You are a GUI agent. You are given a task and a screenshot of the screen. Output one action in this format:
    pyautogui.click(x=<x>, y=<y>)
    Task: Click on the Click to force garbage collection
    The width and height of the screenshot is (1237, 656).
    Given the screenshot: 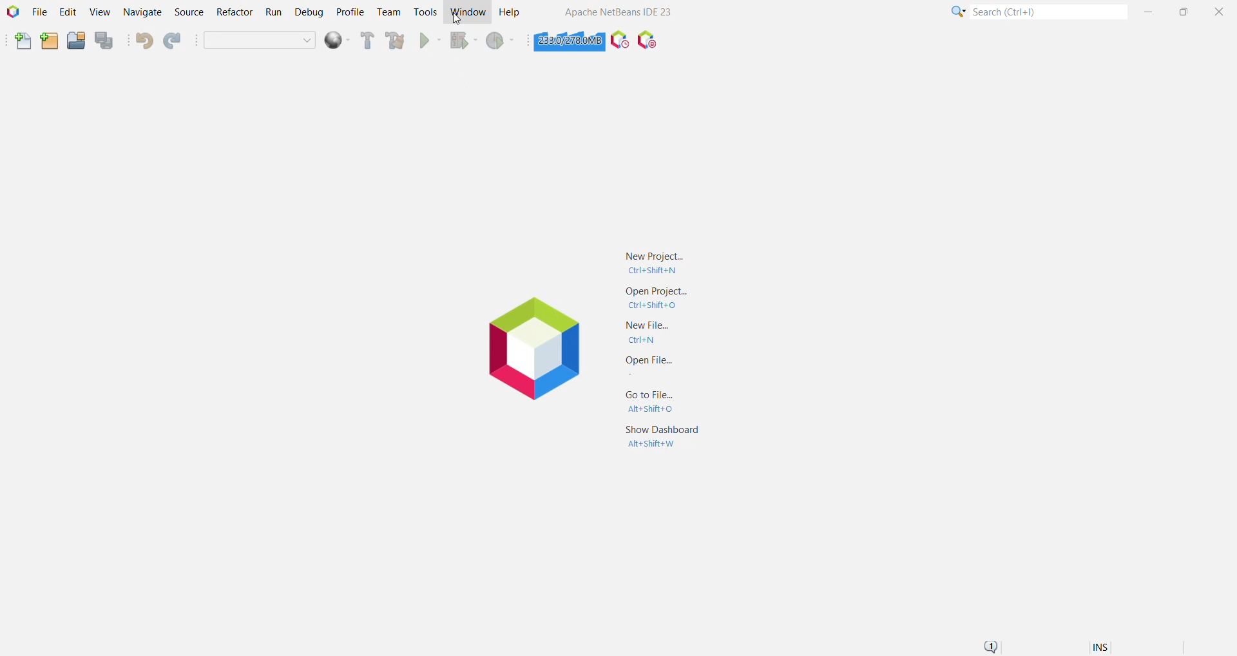 What is the action you would take?
    pyautogui.click(x=569, y=41)
    